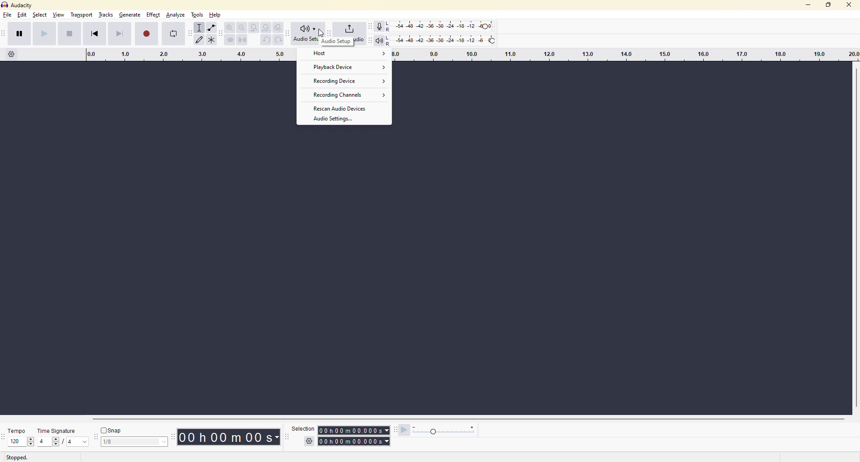 This screenshot has width=860, height=462. Describe the element at coordinates (229, 26) in the screenshot. I see `zoom in` at that location.